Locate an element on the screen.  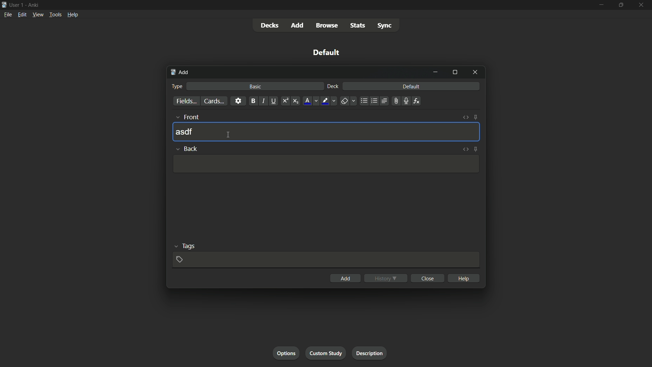
options is located at coordinates (286, 353).